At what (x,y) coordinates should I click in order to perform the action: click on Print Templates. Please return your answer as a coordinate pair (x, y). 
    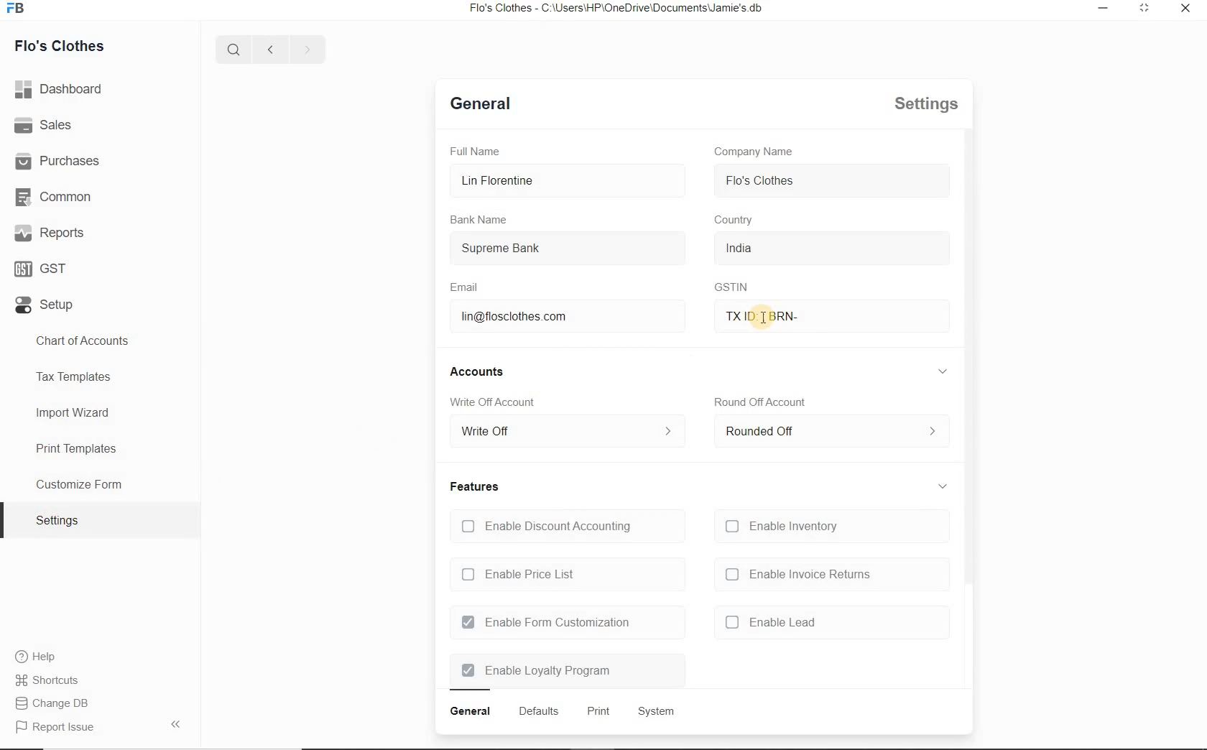
    Looking at the image, I should click on (75, 448).